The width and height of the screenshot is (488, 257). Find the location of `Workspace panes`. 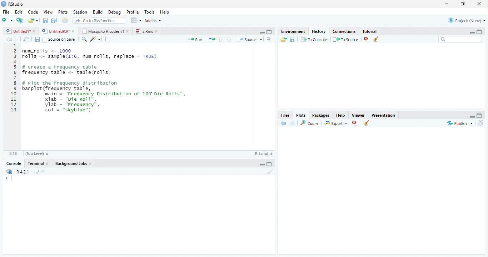

Workspace panes is located at coordinates (135, 20).